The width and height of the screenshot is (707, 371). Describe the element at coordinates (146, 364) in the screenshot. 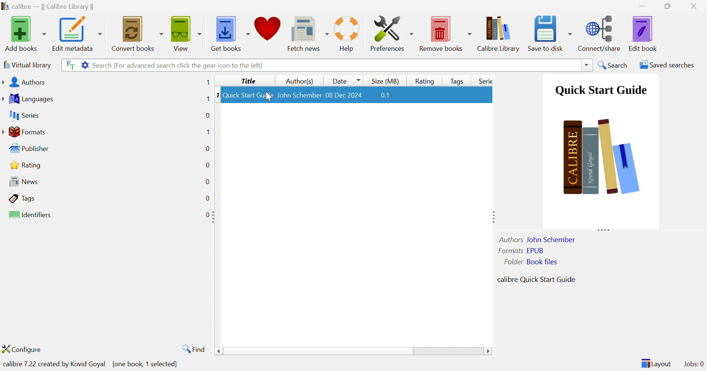

I see `[one book, 1 selected]` at that location.